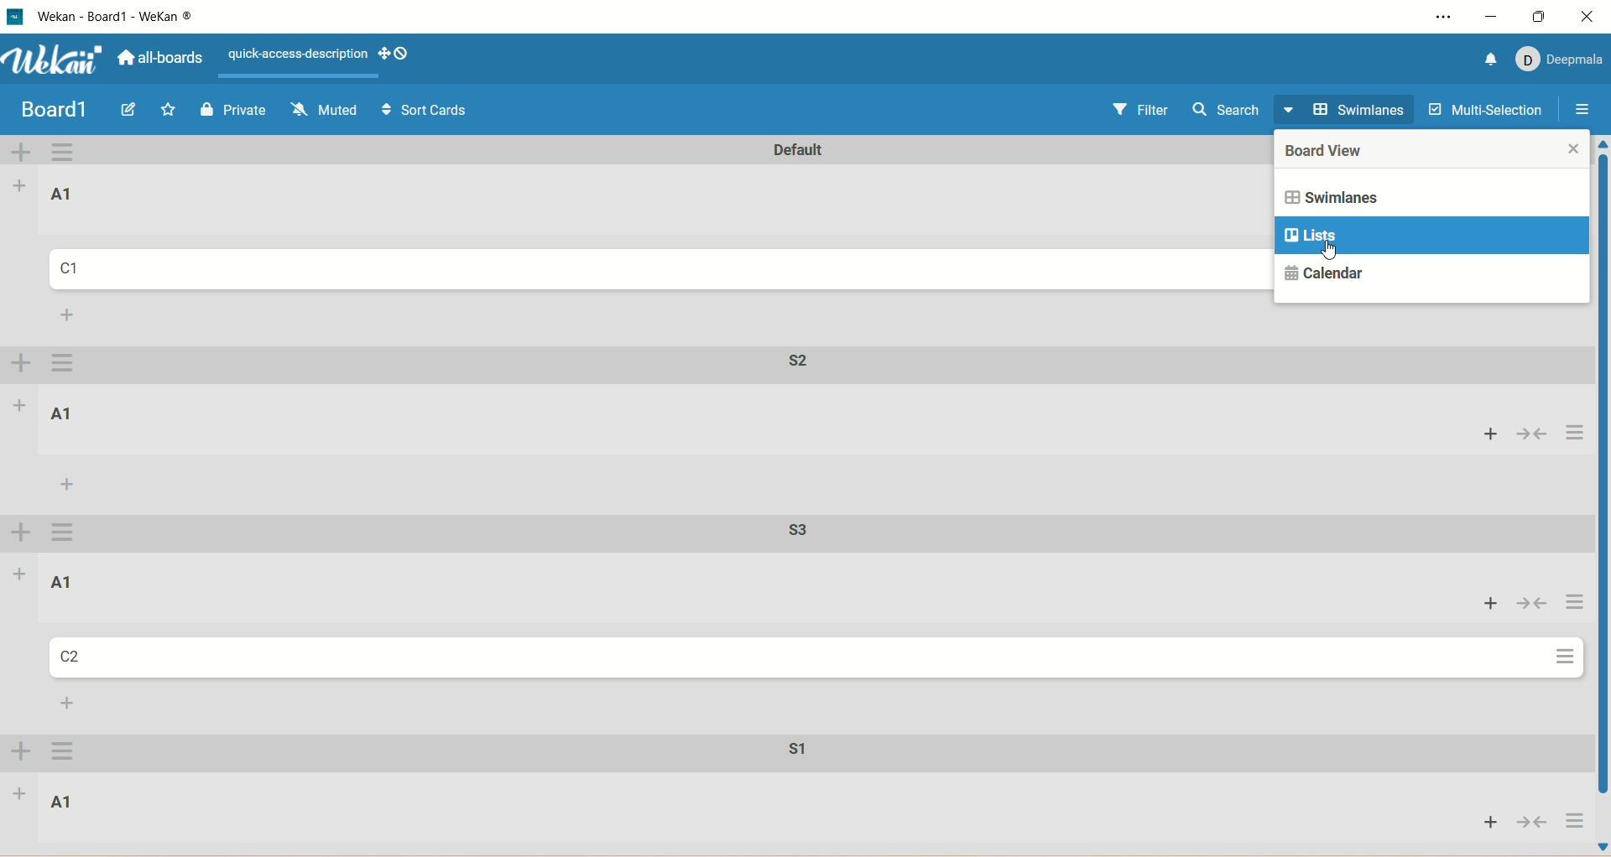 This screenshot has width=1611, height=857. I want to click on collapse, so click(1530, 823).